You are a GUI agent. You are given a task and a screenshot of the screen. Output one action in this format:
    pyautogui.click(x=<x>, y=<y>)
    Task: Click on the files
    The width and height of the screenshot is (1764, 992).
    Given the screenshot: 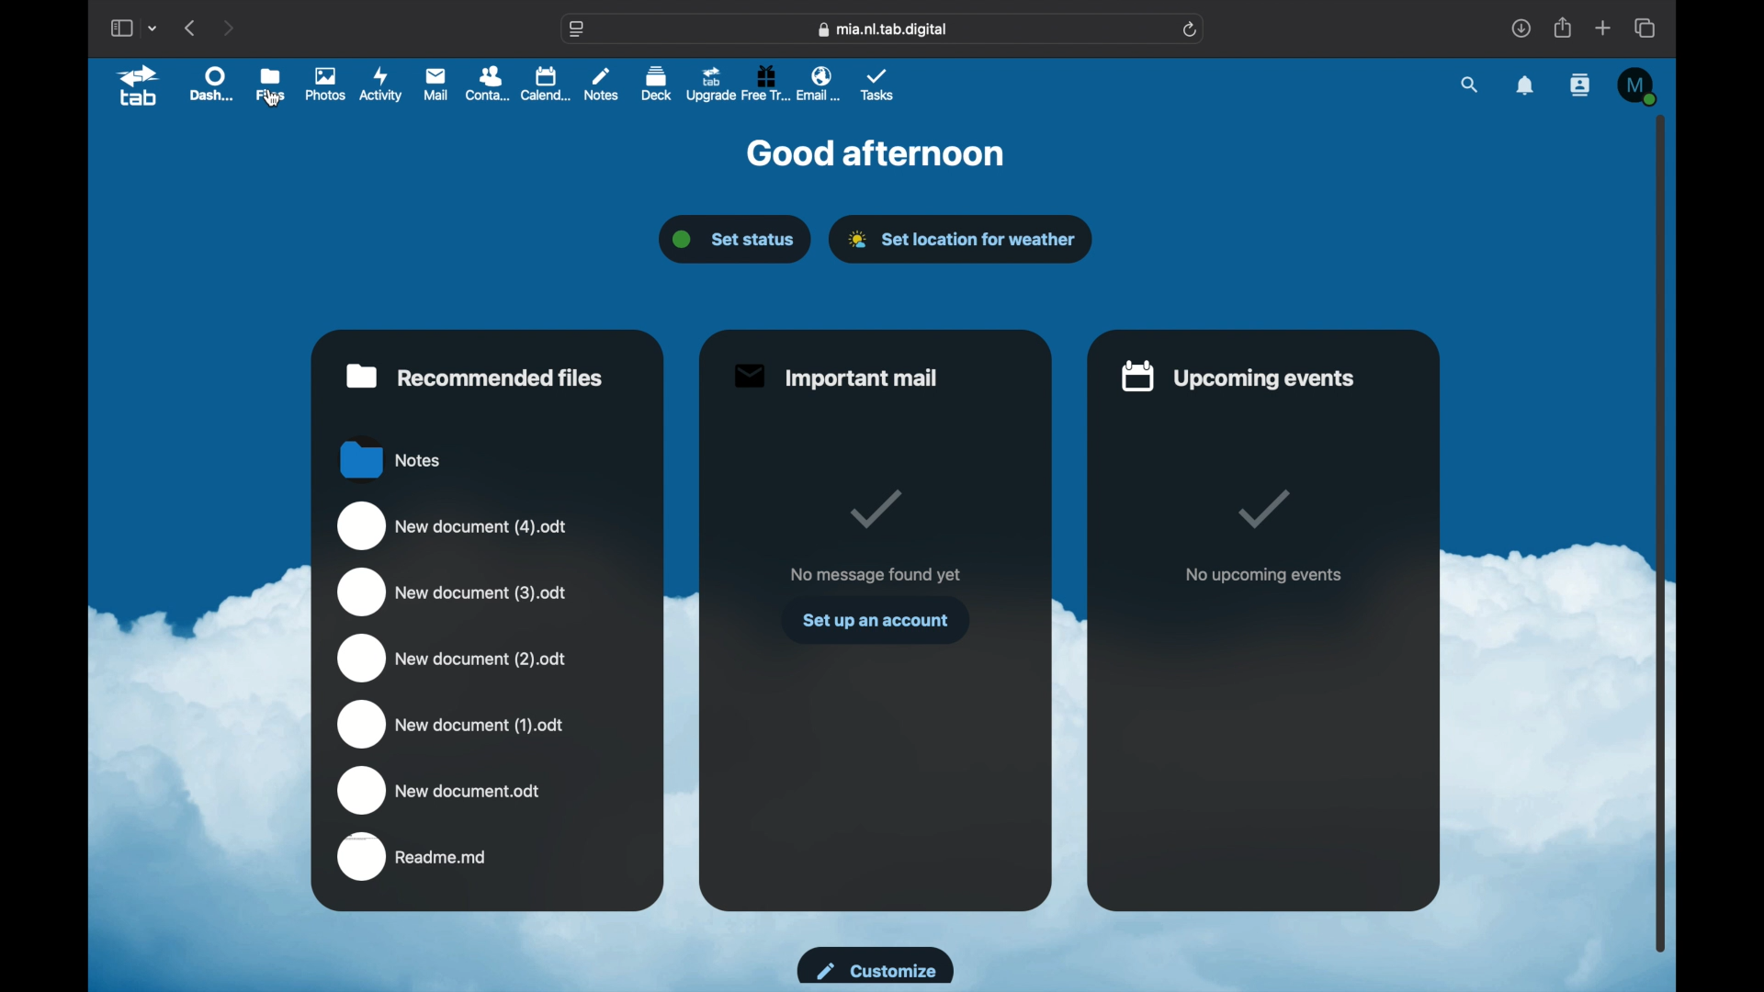 What is the action you would take?
    pyautogui.click(x=270, y=85)
    